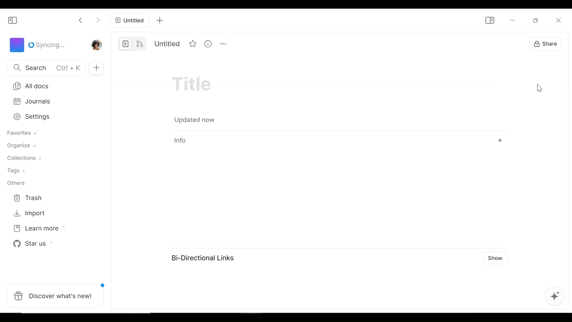 The image size is (572, 322). Describe the element at coordinates (209, 44) in the screenshot. I see `View Information` at that location.